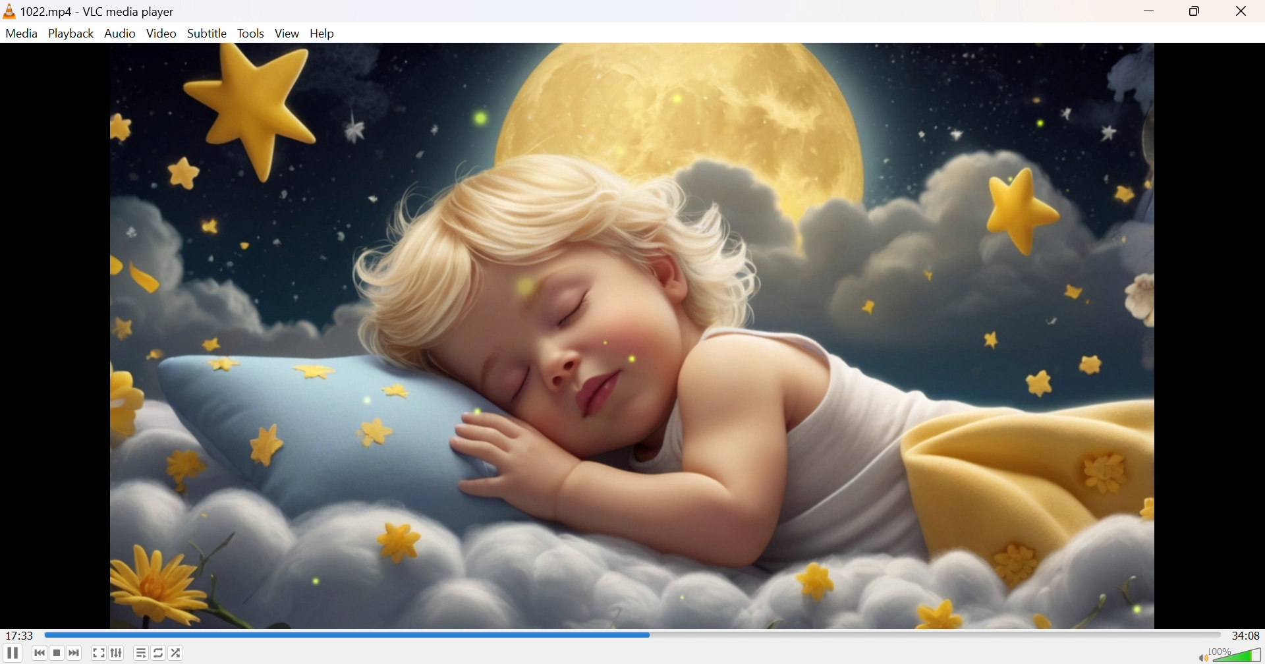 The width and height of the screenshot is (1265, 664). I want to click on Mute, so click(1200, 657).